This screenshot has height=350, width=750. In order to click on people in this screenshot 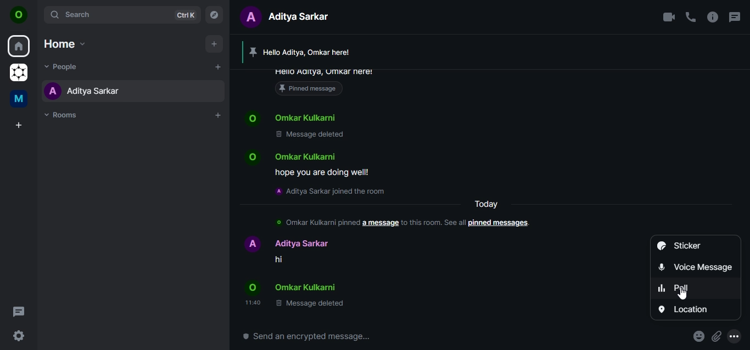, I will do `click(65, 66)`.